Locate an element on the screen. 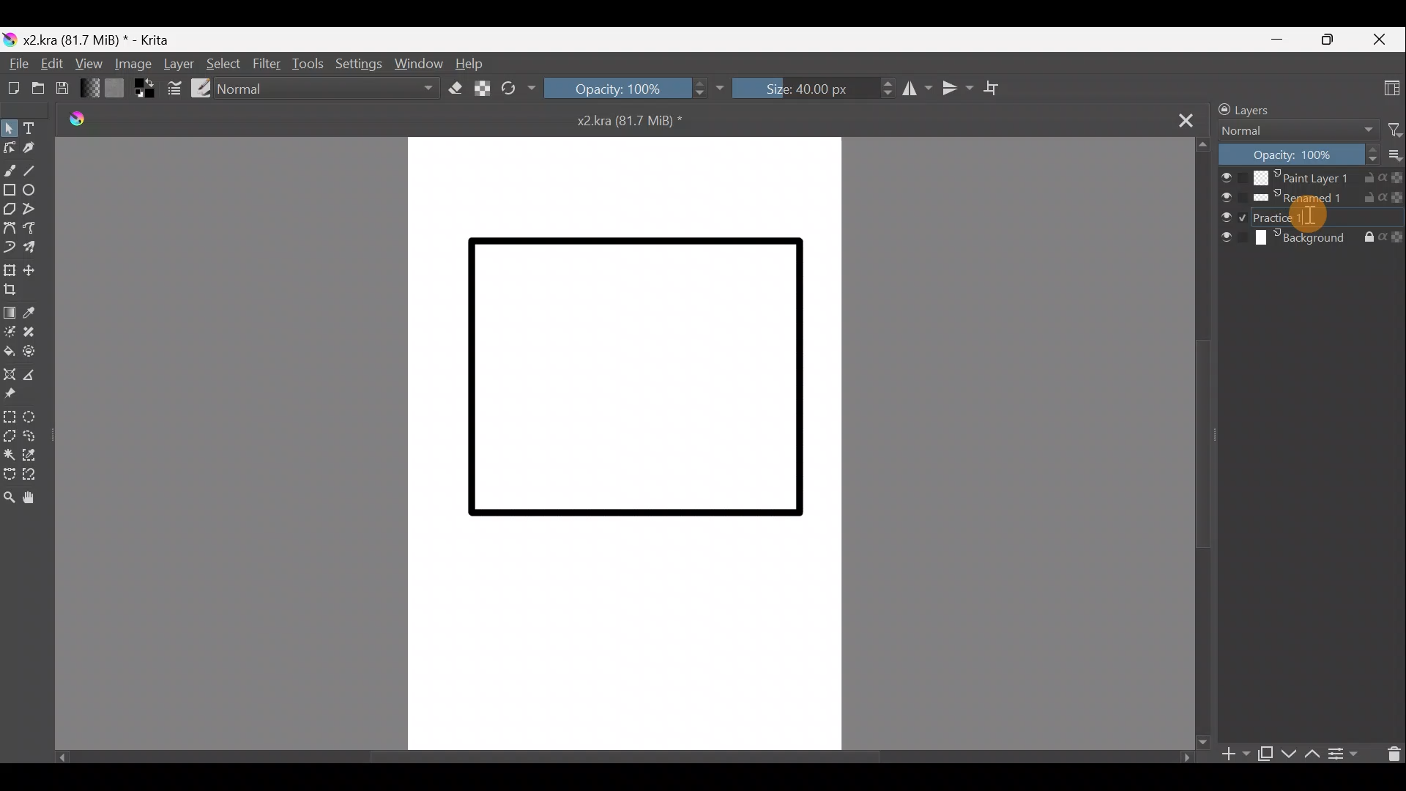 This screenshot has width=1406, height=791. Smart patch tool is located at coordinates (37, 332).